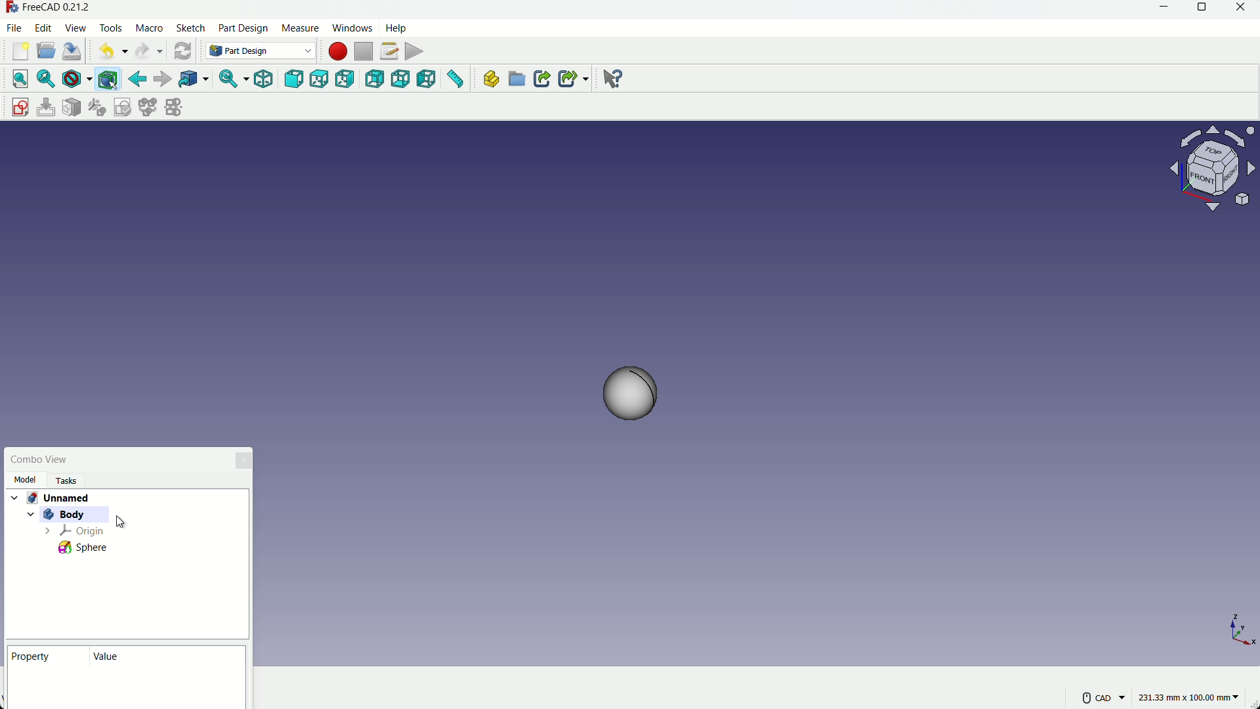 The image size is (1260, 709). I want to click on edit , so click(43, 27).